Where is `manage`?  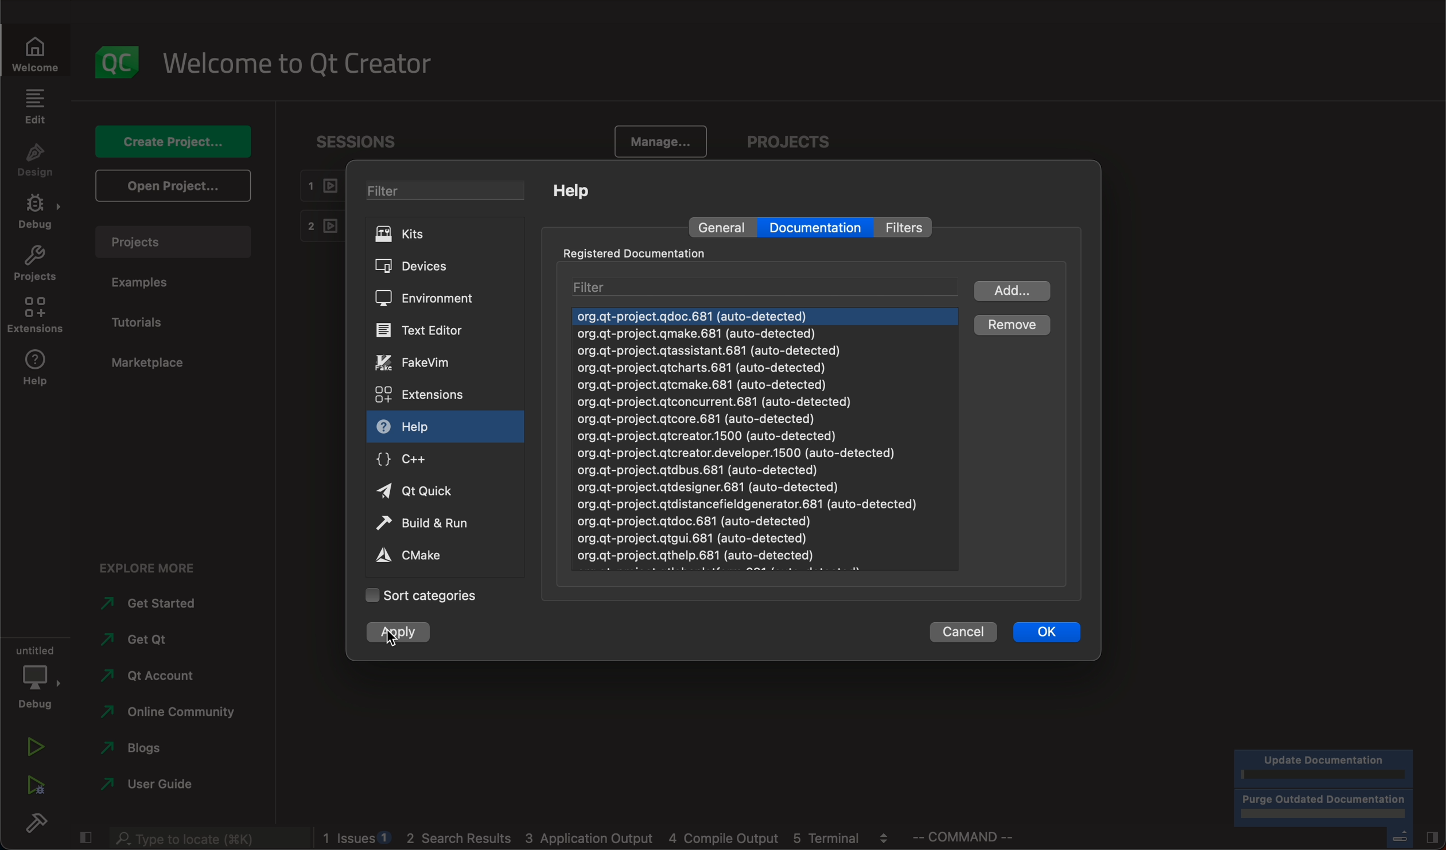
manage is located at coordinates (666, 143).